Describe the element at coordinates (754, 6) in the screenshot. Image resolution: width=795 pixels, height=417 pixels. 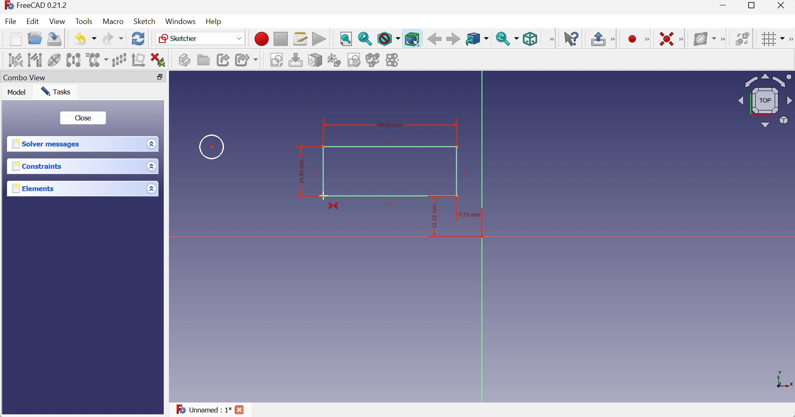
I see `Restore down` at that location.